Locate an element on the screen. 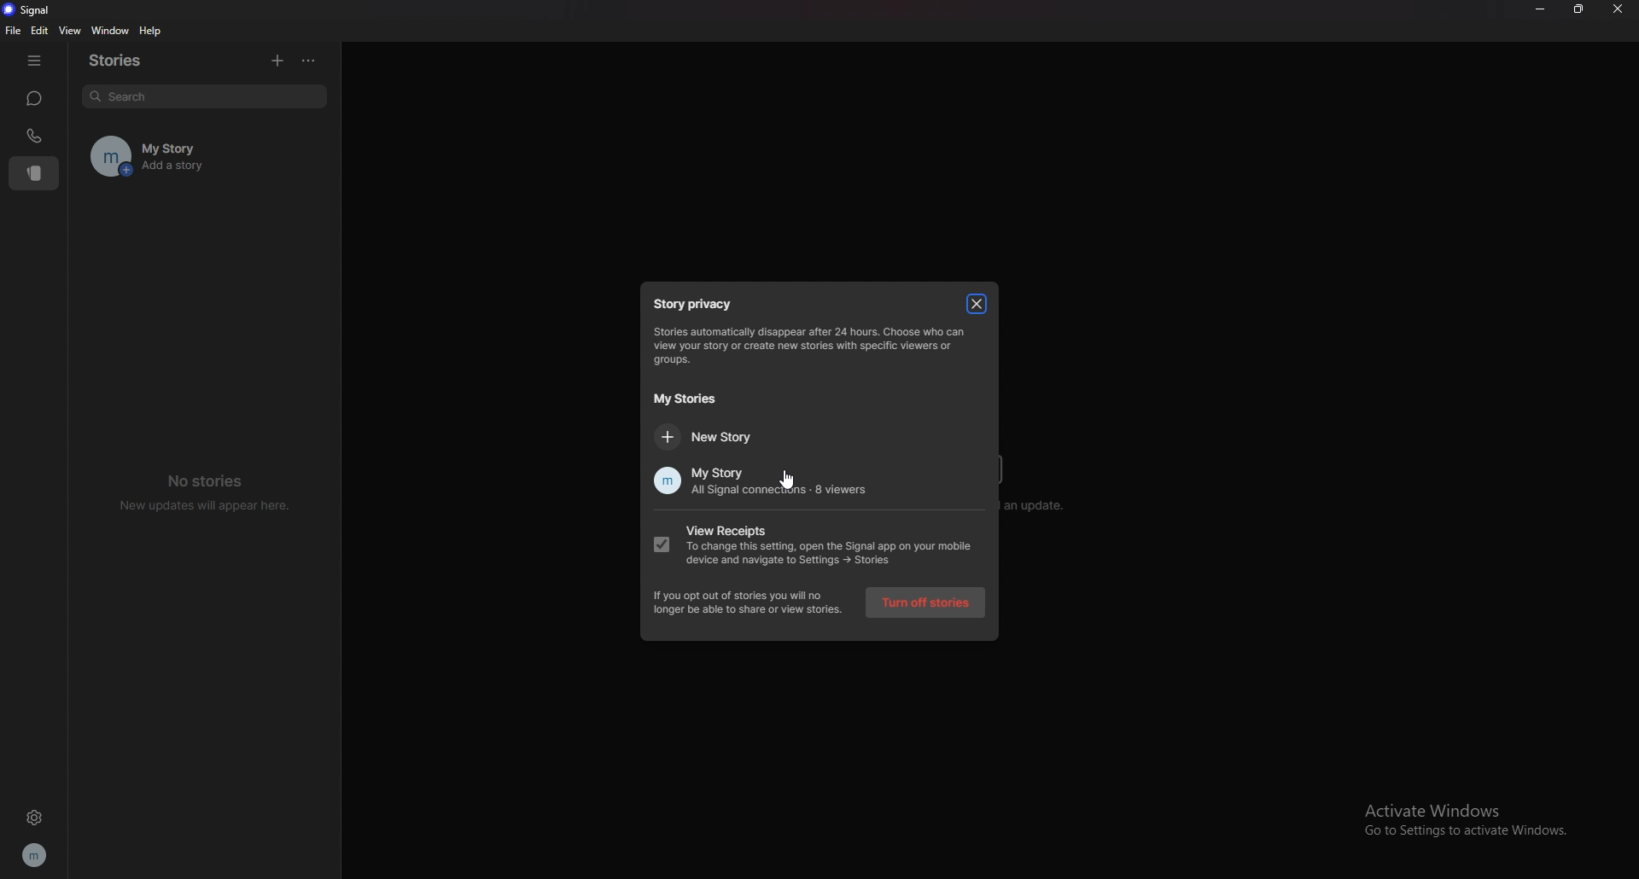 The image size is (1639, 879). stories is located at coordinates (34, 174).